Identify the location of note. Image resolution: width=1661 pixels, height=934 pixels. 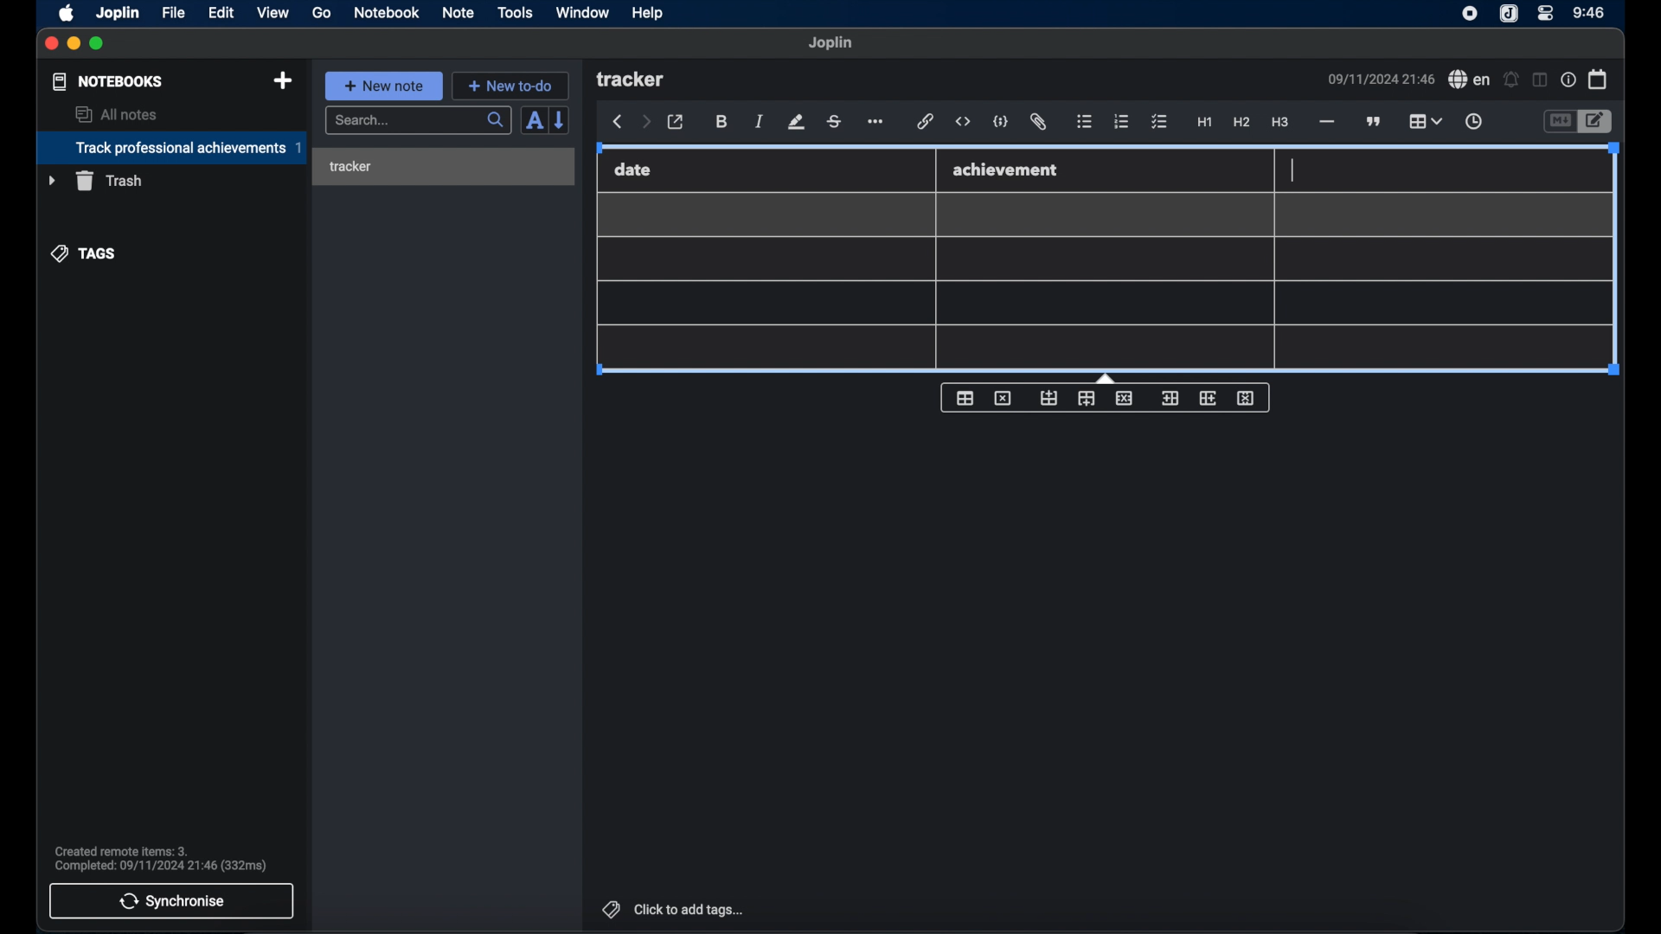
(458, 12).